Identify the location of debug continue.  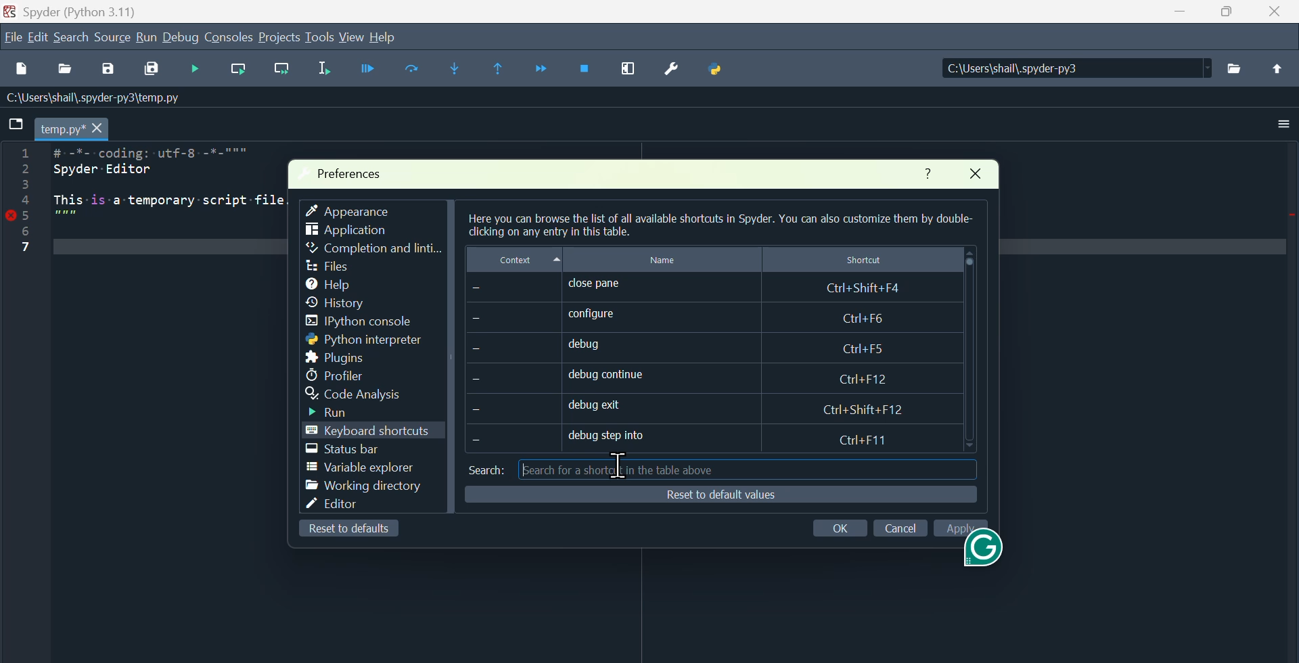
(680, 372).